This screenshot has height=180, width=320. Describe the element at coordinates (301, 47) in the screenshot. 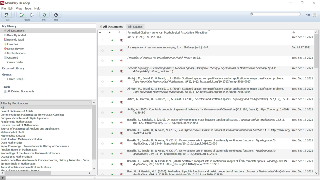

I see `date time` at that location.